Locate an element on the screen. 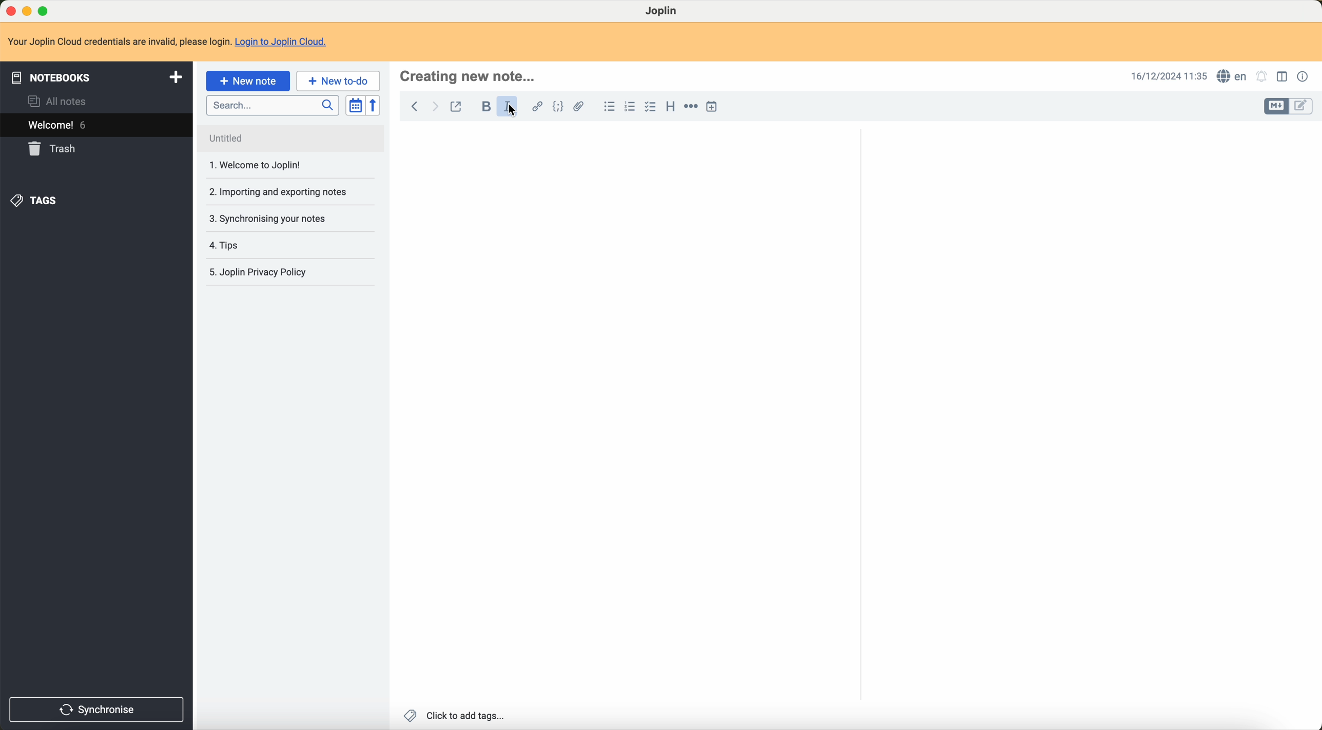  italic is located at coordinates (508, 105).